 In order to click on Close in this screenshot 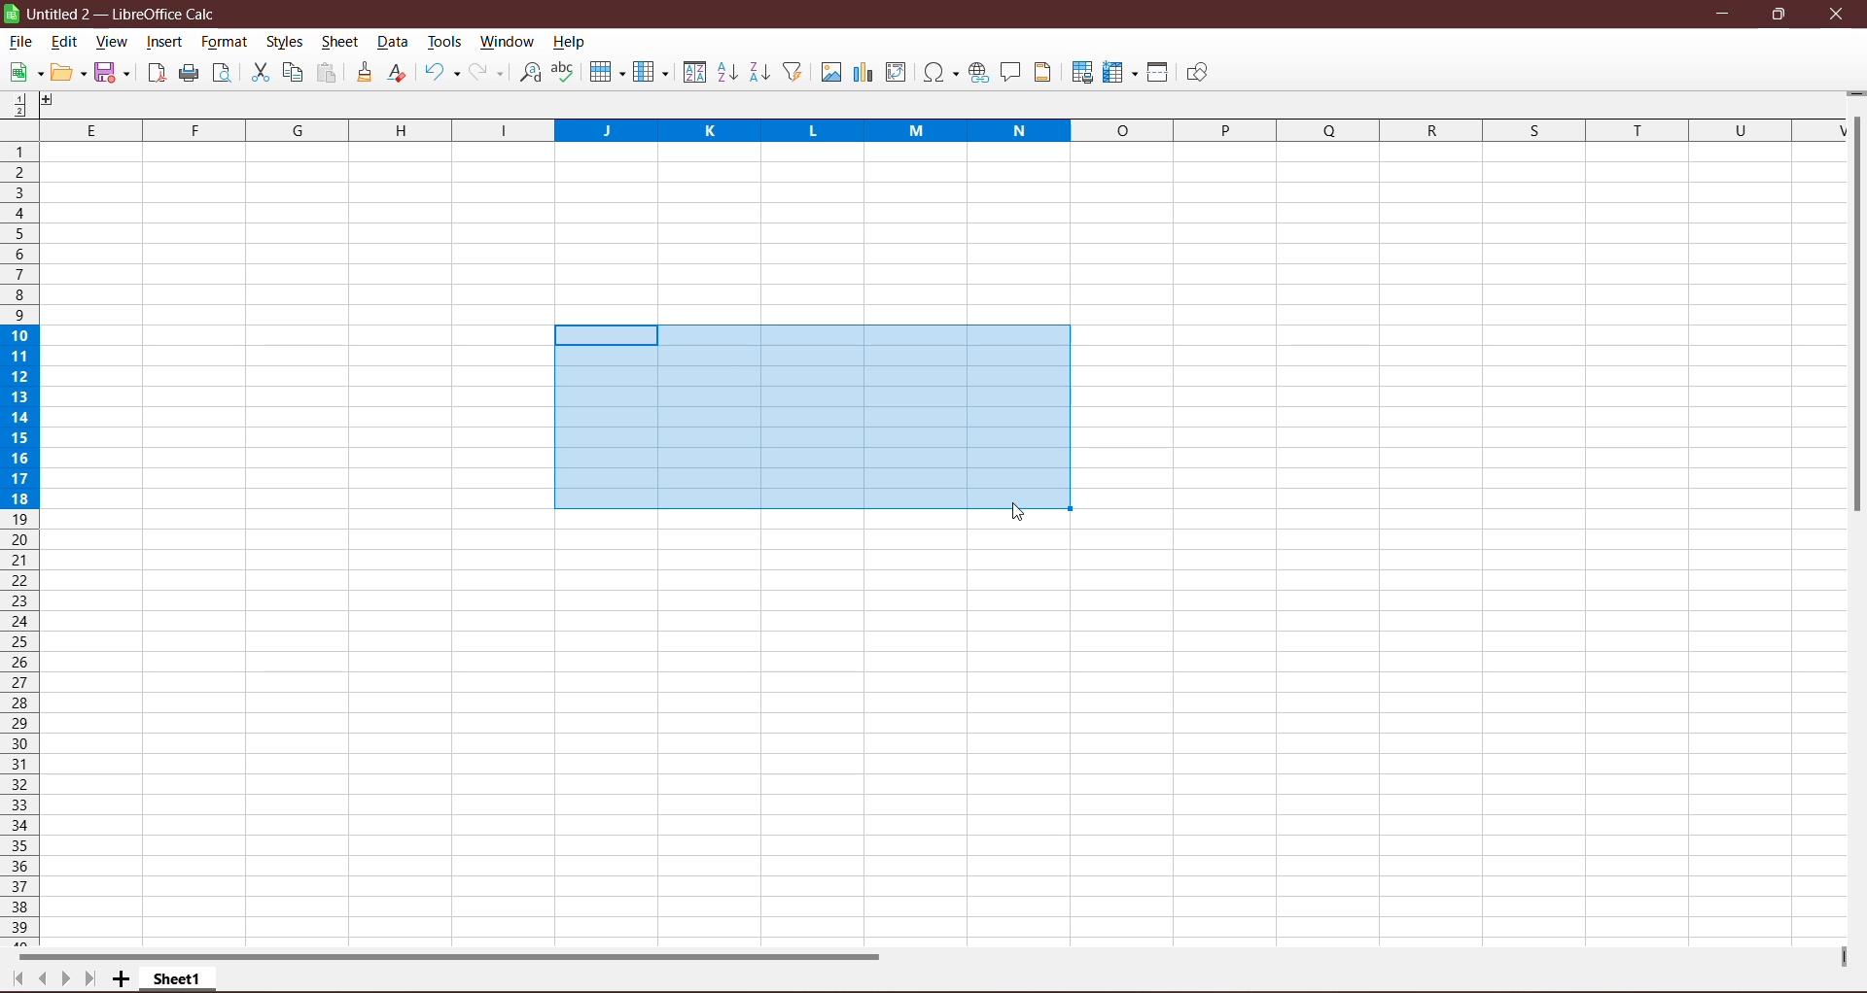, I will do `click(1837, 15)`.